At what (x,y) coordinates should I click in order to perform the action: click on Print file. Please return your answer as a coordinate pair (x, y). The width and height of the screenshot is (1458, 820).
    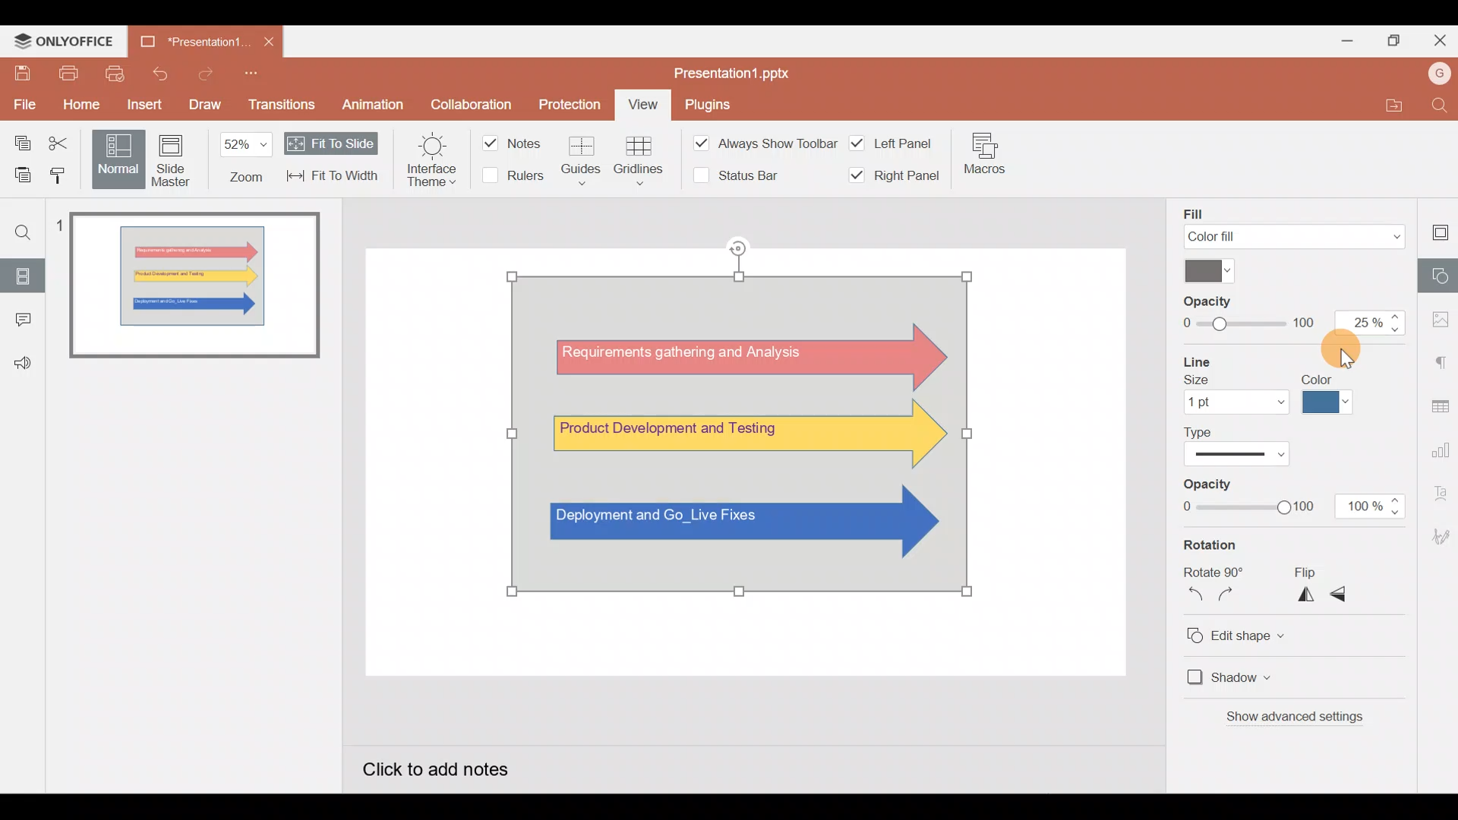
    Looking at the image, I should click on (64, 74).